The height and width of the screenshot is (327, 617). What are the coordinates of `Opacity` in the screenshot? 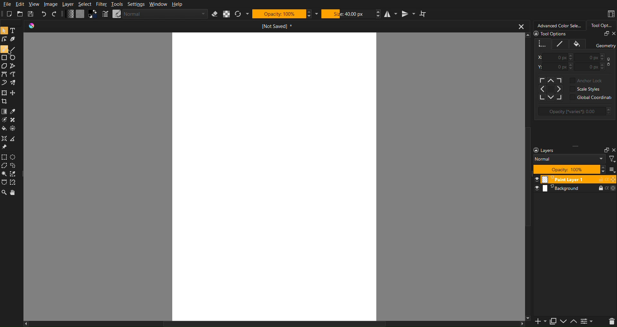 It's located at (278, 14).